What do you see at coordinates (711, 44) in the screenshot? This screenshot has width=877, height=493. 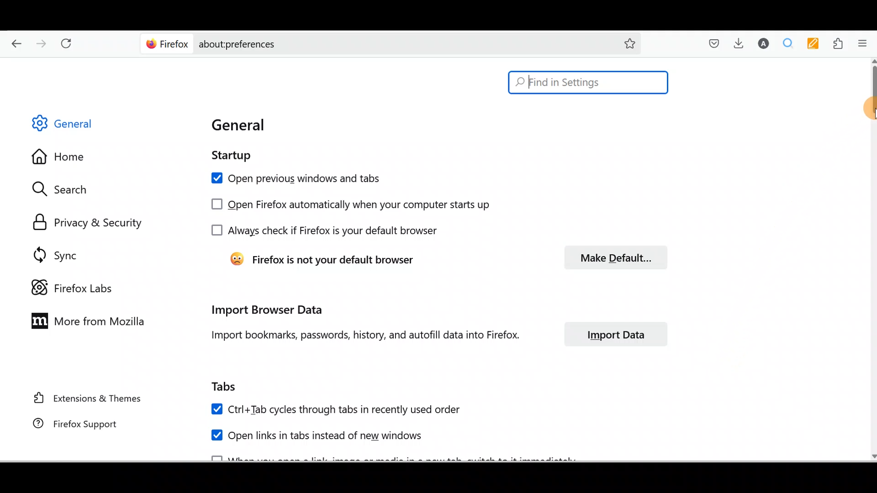 I see `Save to pocket` at bounding box center [711, 44].